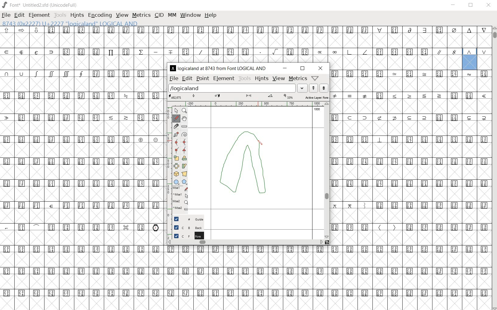 Image resolution: width=497 pixels, height=310 pixels. I want to click on designing logical And glyph, so click(245, 165).